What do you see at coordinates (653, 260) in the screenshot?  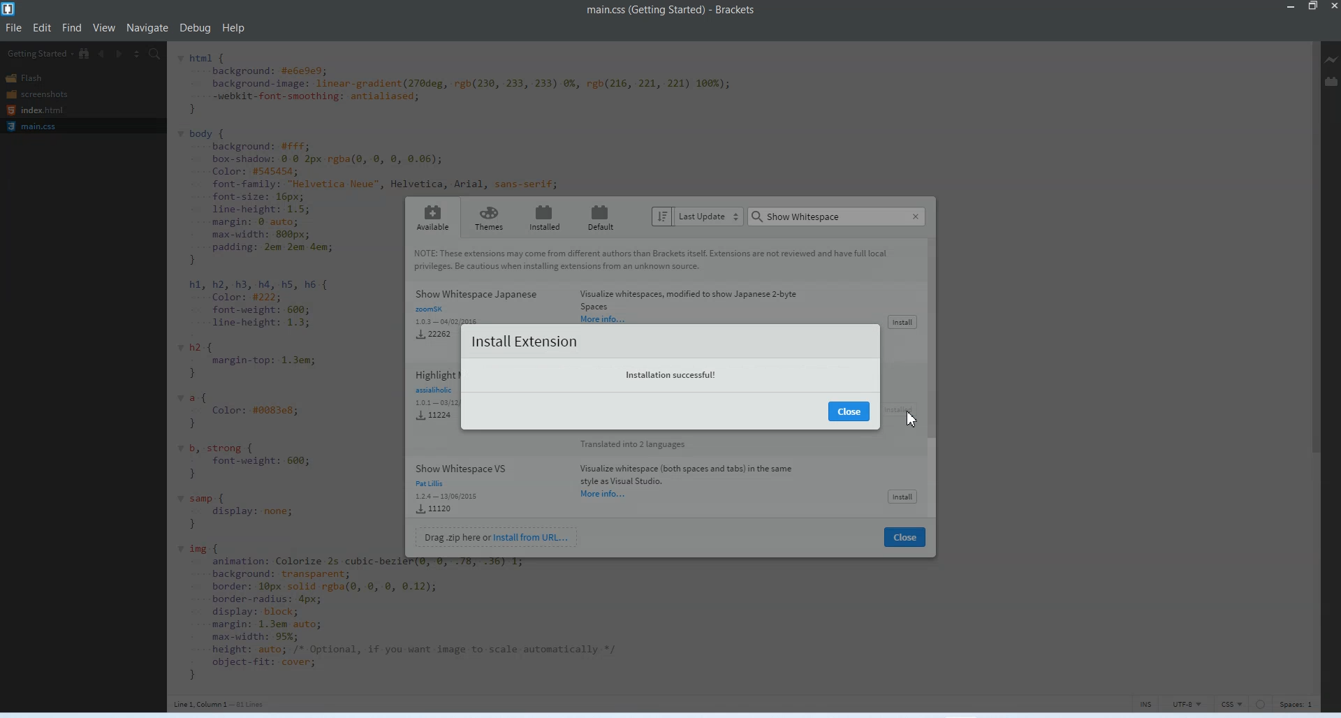 I see `Text` at bounding box center [653, 260].